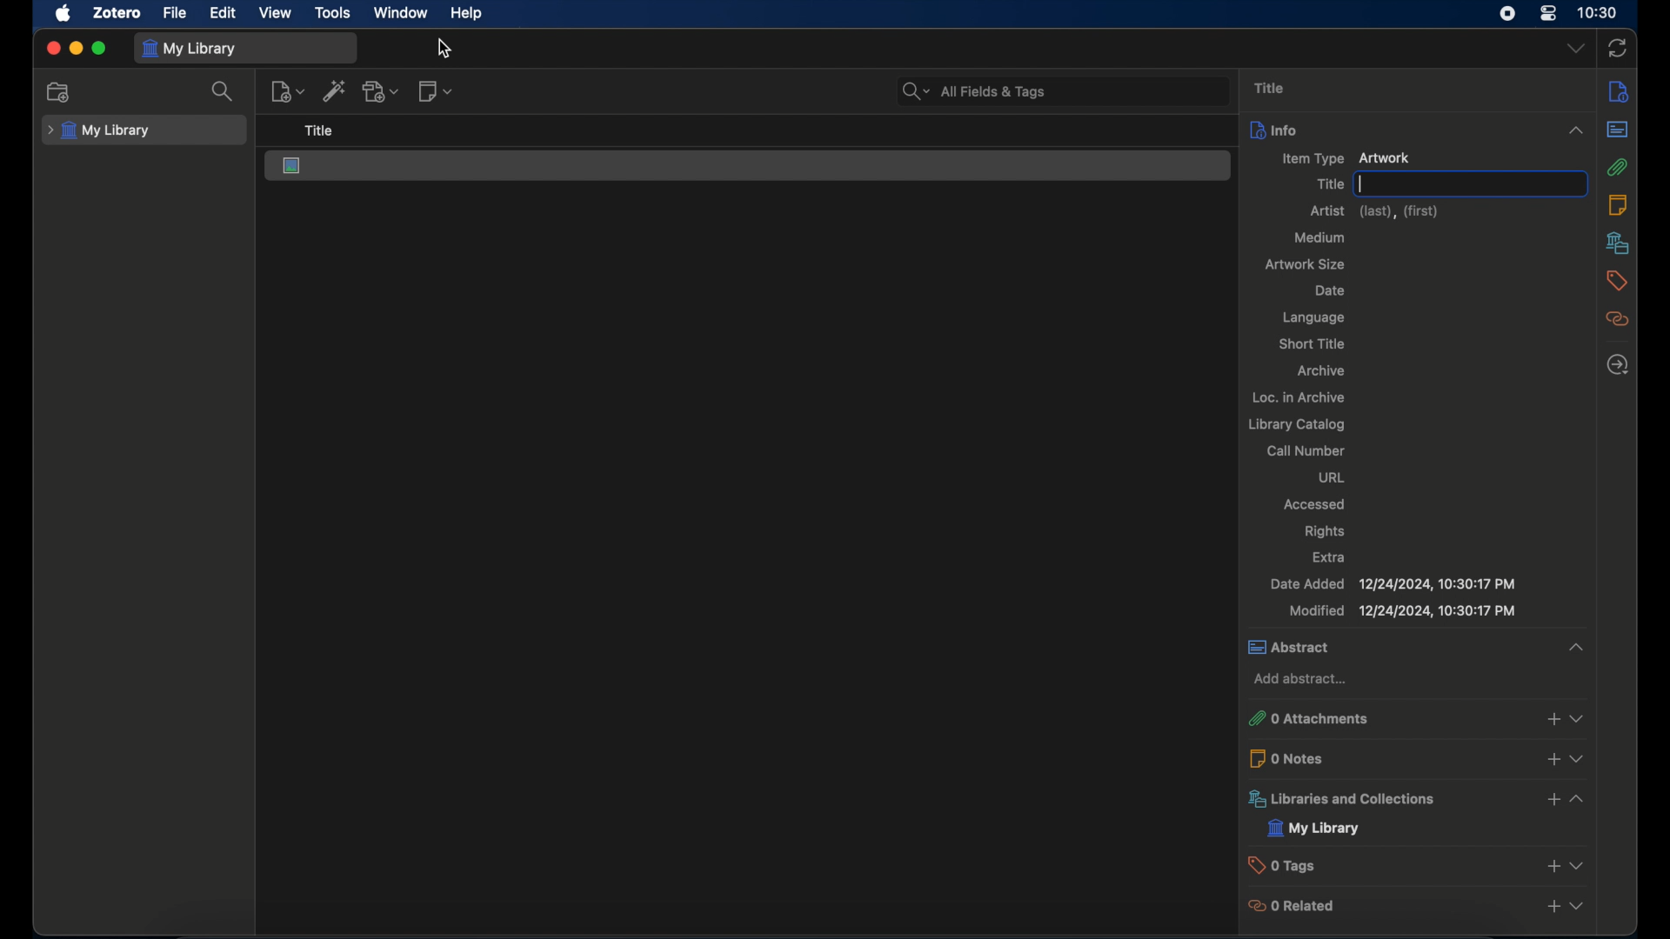 The width and height of the screenshot is (1670, 939). Describe the element at coordinates (1313, 906) in the screenshot. I see `0 related` at that location.